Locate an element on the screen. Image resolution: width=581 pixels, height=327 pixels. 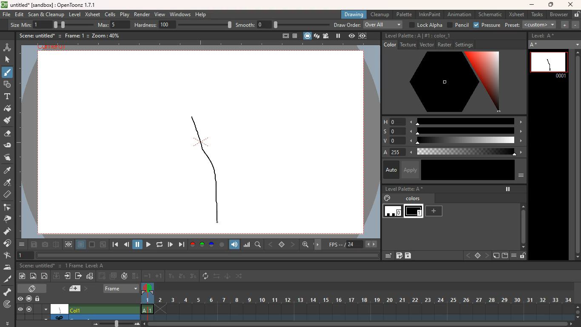
view is located at coordinates (69, 244).